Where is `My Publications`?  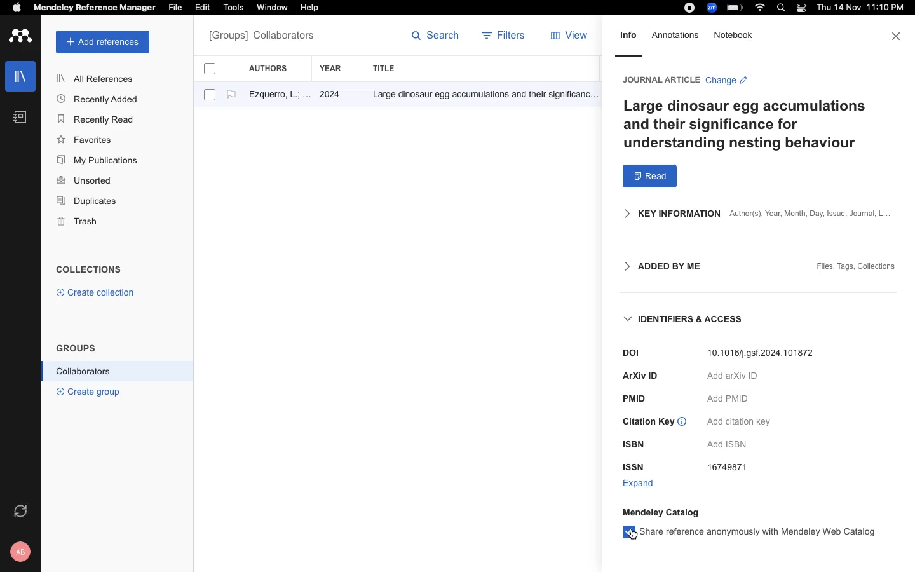
My Publications is located at coordinates (98, 162).